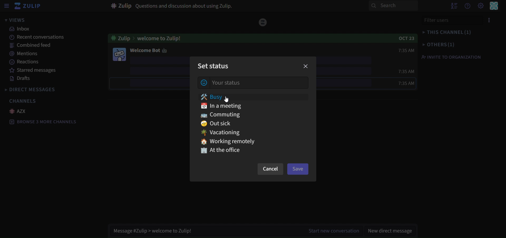 This screenshot has width=506, height=238. What do you see at coordinates (269, 170) in the screenshot?
I see `cancel` at bounding box center [269, 170].